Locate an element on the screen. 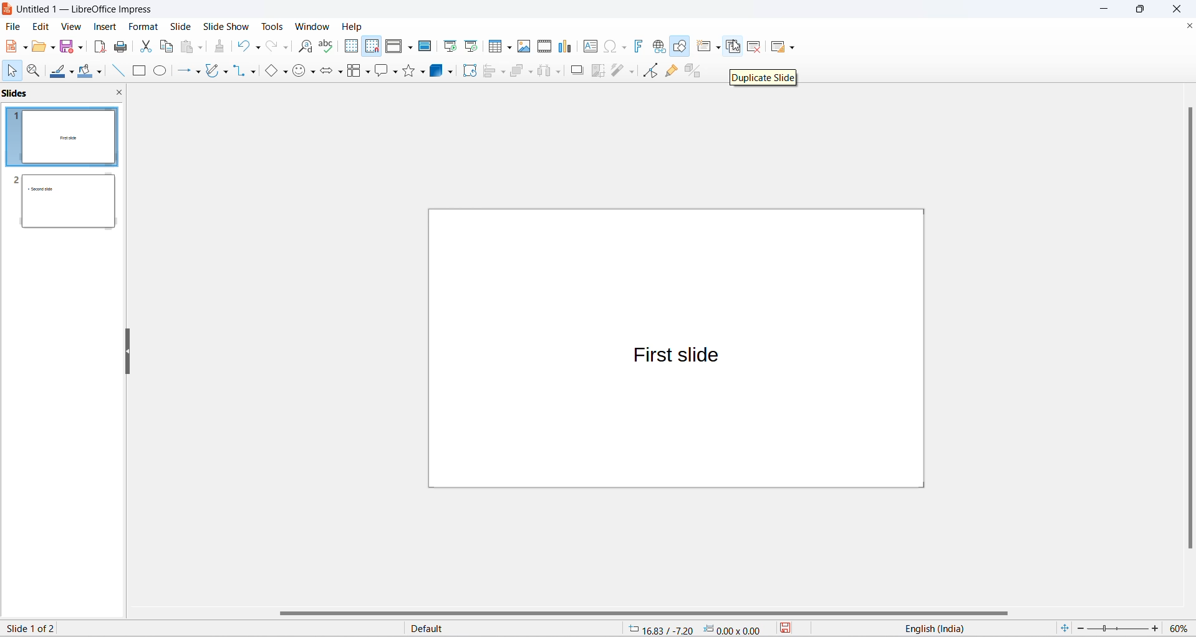  maximize is located at coordinates (1141, 10).